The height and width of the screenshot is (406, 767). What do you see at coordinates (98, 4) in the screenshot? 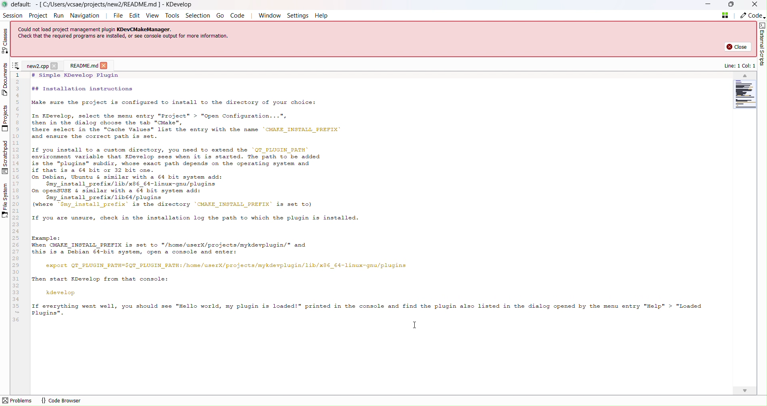
I see `new file name and application name` at bounding box center [98, 4].